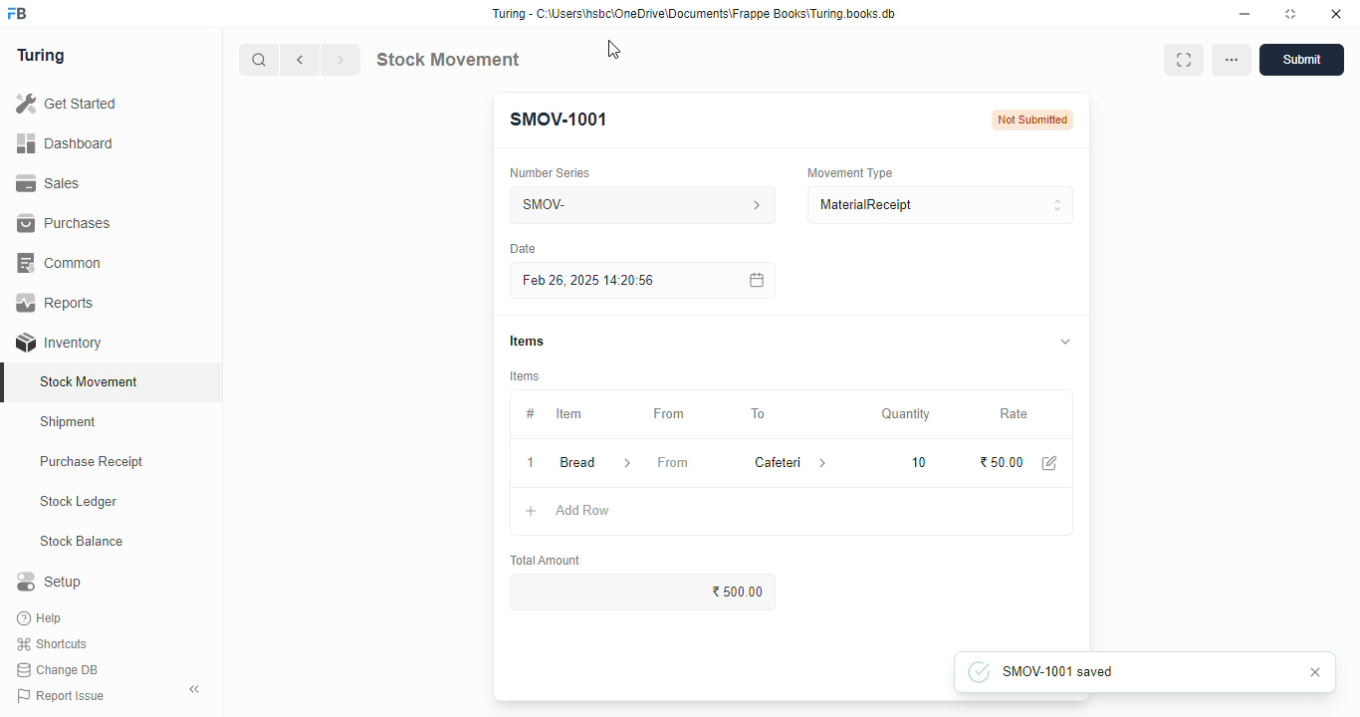  What do you see at coordinates (532, 512) in the screenshot?
I see `add` at bounding box center [532, 512].